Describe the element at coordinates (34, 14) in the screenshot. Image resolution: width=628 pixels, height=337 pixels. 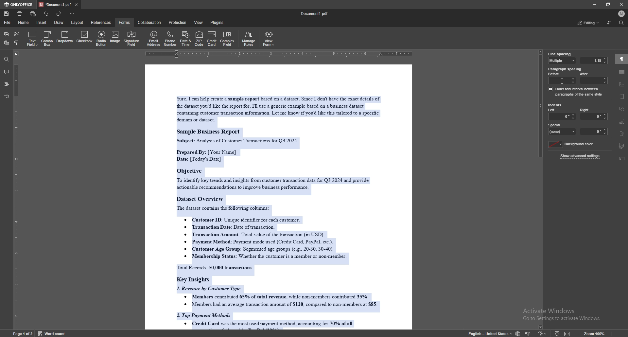
I see `quick print` at that location.